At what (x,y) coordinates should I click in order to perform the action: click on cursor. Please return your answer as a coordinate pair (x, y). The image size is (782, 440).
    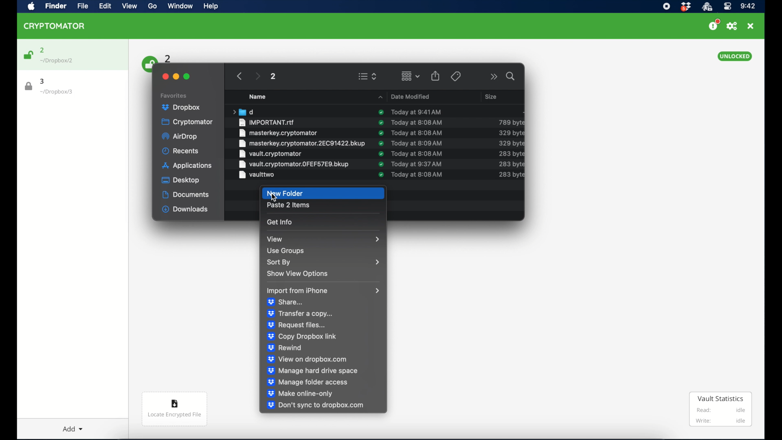
    Looking at the image, I should click on (275, 198).